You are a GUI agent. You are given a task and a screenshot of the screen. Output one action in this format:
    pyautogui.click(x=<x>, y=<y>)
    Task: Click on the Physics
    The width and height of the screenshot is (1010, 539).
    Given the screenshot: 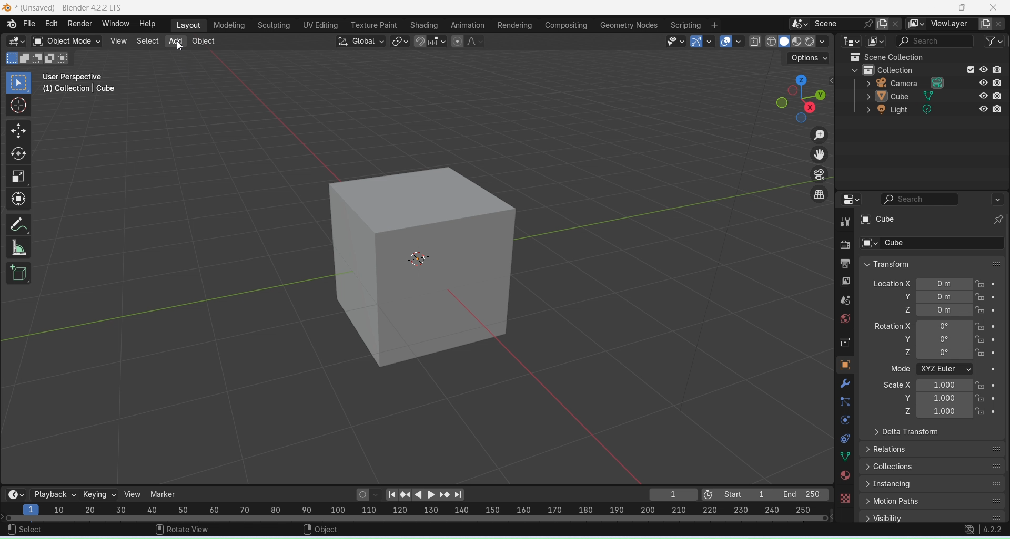 What is the action you would take?
    pyautogui.click(x=844, y=419)
    